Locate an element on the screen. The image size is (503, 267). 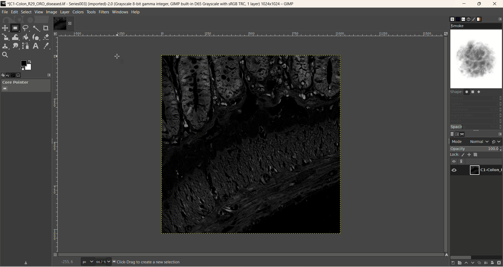
font is located at coordinates (464, 19).